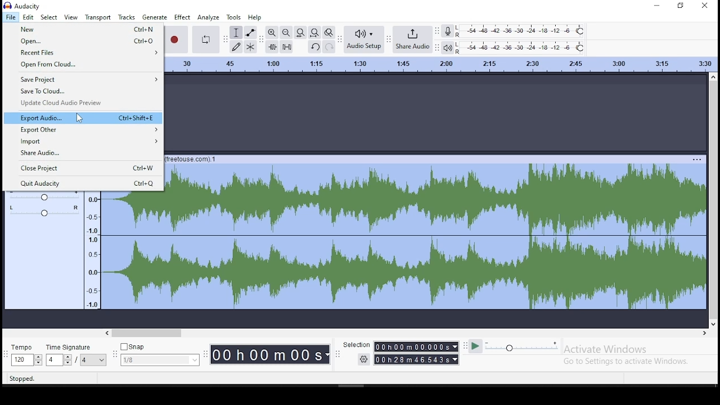 The height and width of the screenshot is (405, 720). What do you see at coordinates (22, 379) in the screenshot?
I see `Stopped` at bounding box center [22, 379].